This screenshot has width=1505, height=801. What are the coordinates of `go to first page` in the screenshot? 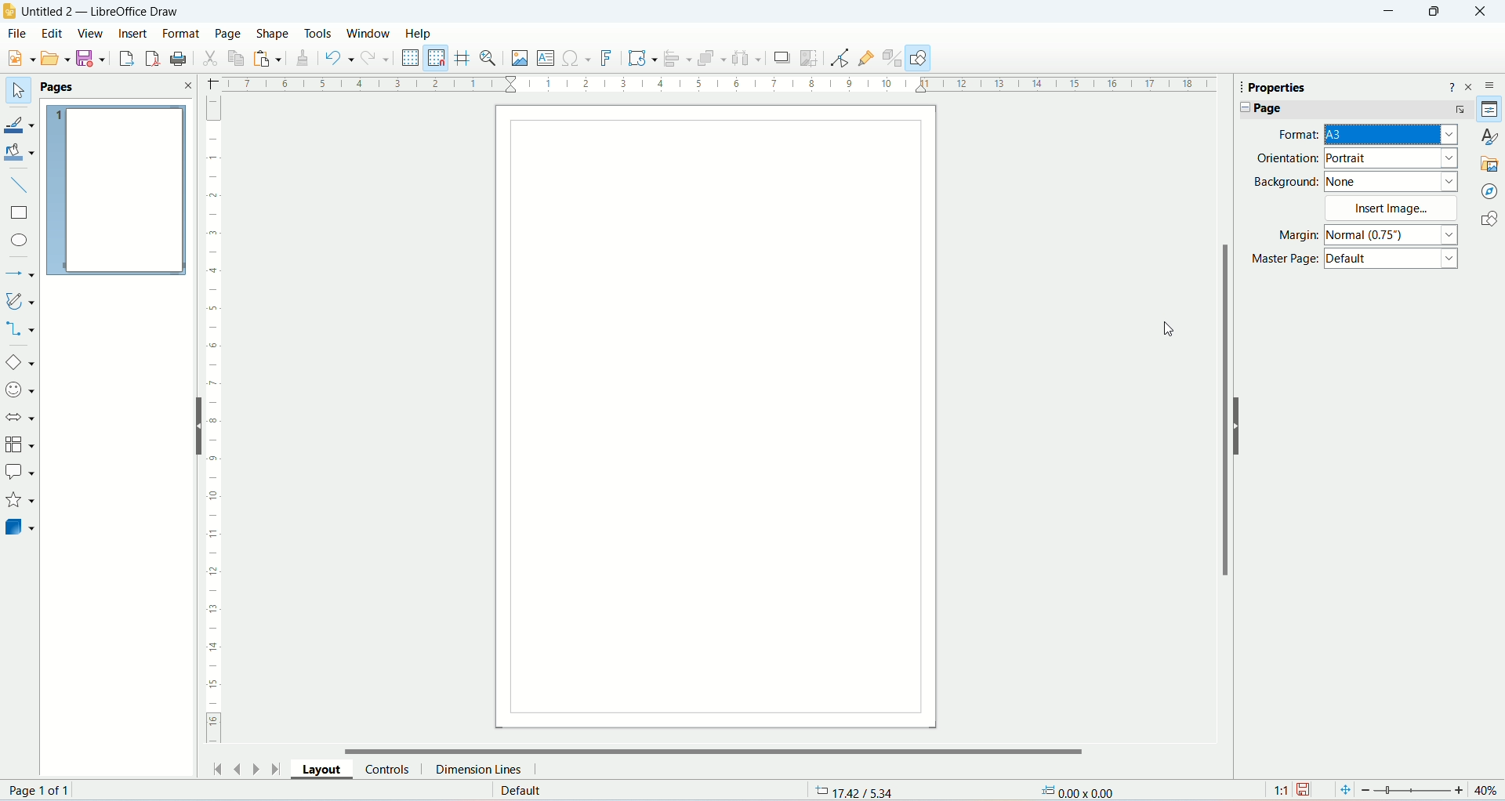 It's located at (219, 768).